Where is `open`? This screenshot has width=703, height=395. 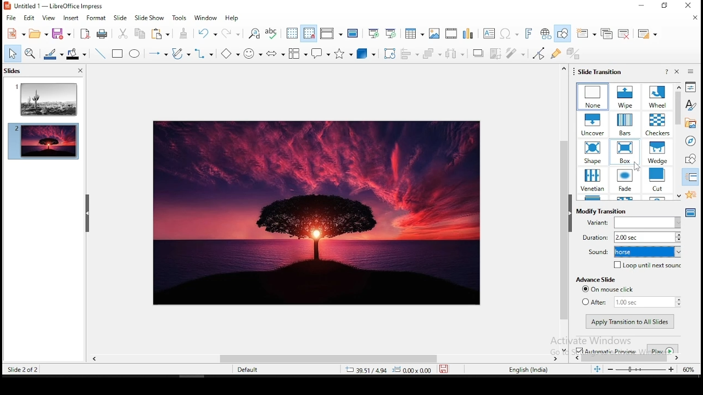 open is located at coordinates (38, 33).